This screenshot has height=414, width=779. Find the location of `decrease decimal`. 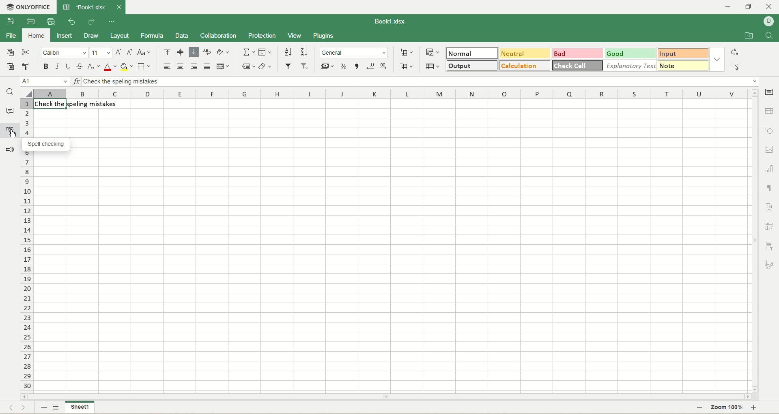

decrease decimal is located at coordinates (370, 66).